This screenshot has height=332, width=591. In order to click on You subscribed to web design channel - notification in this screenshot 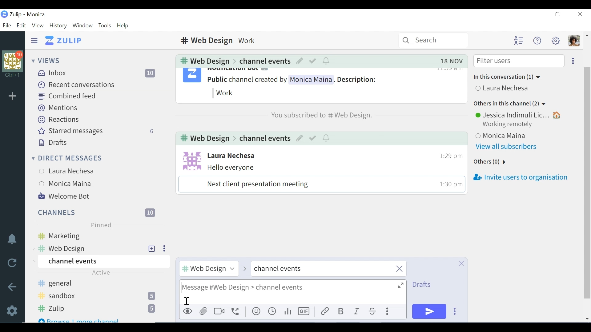, I will do `click(320, 115)`.